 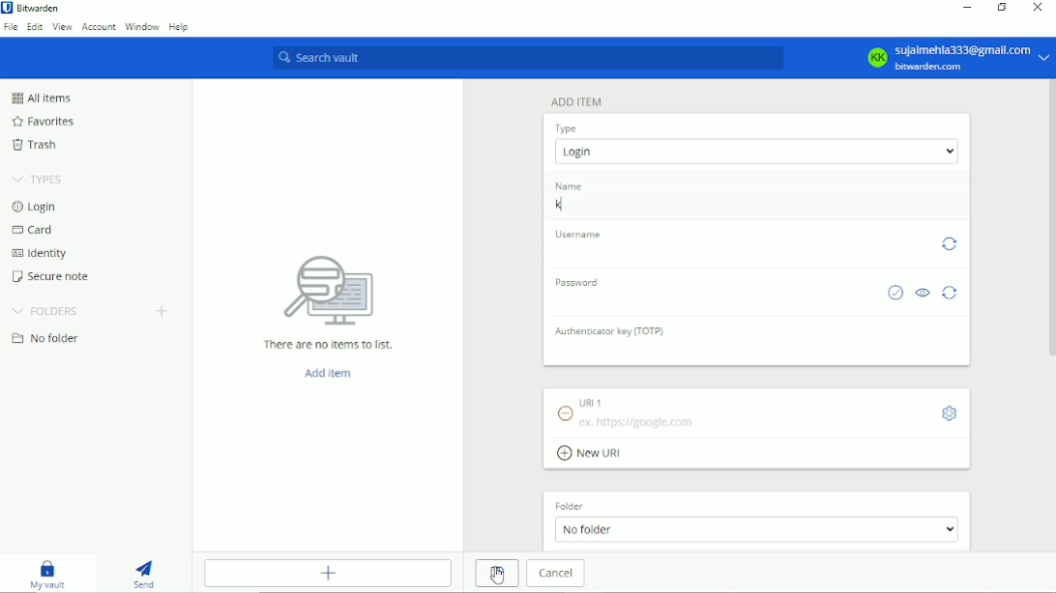 I want to click on Cursor, so click(x=497, y=576).